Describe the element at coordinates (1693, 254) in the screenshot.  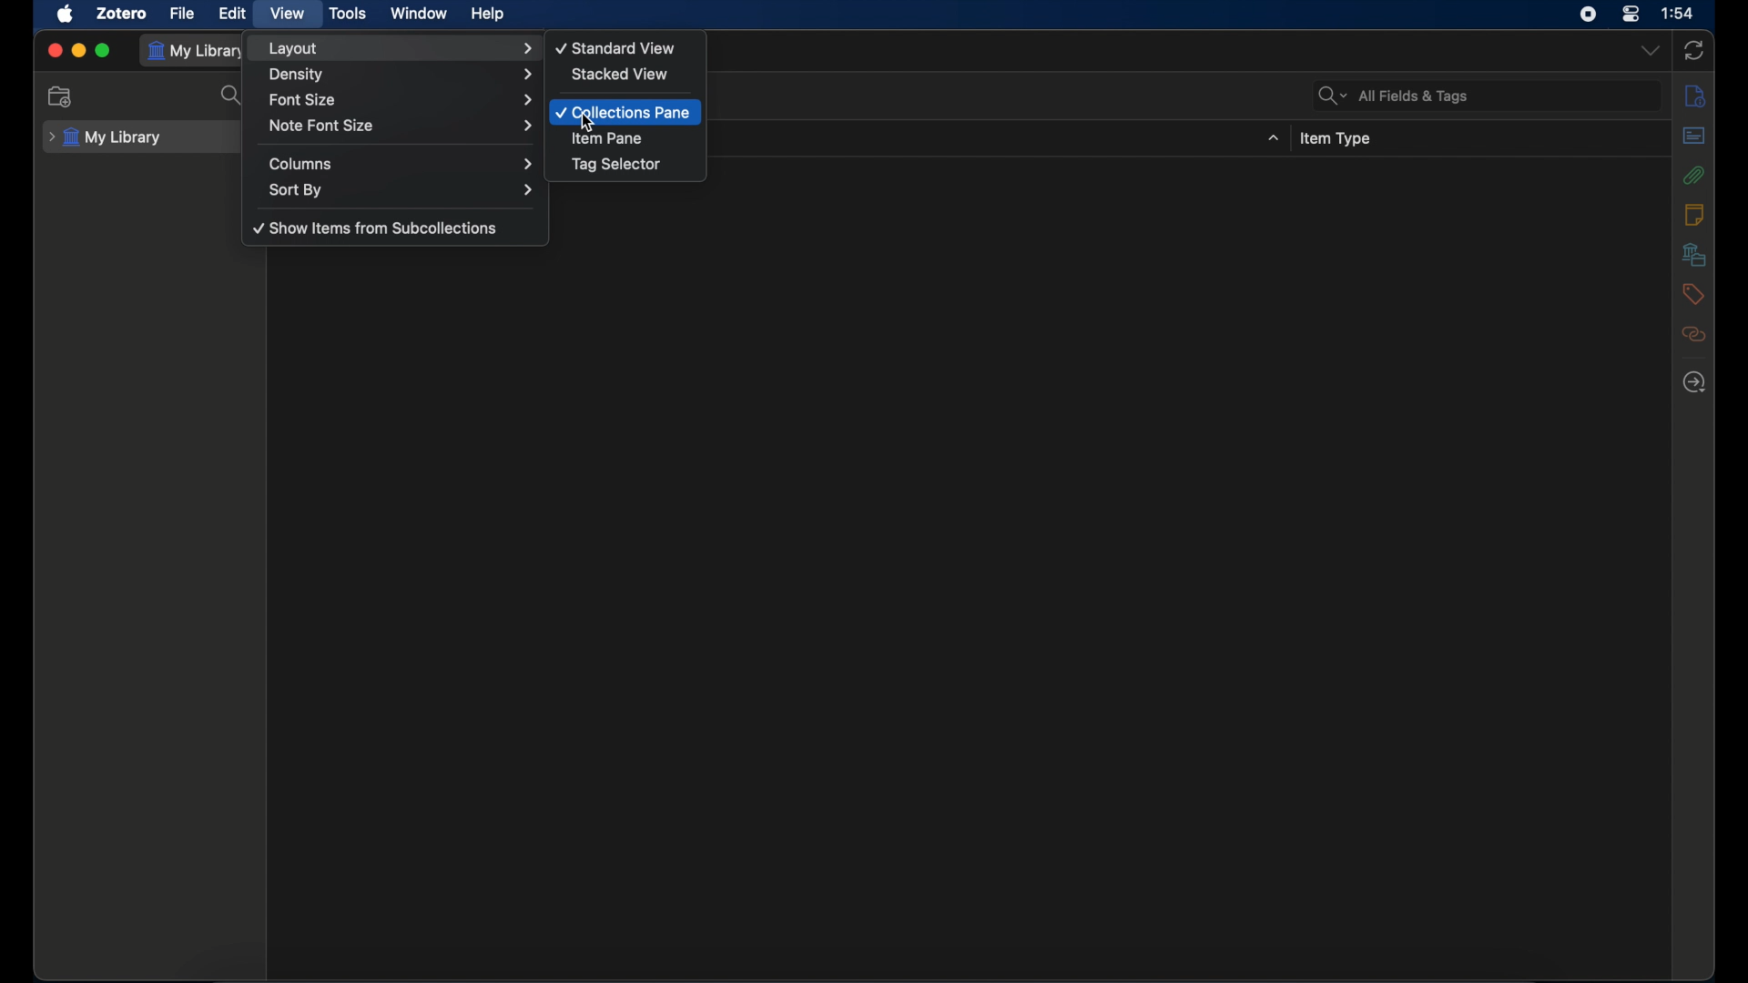
I see `libraries` at that location.